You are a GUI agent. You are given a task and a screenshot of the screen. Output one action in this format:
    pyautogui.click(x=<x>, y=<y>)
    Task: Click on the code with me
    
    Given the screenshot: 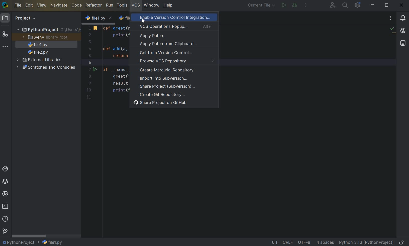 What is the action you would take?
    pyautogui.click(x=332, y=6)
    